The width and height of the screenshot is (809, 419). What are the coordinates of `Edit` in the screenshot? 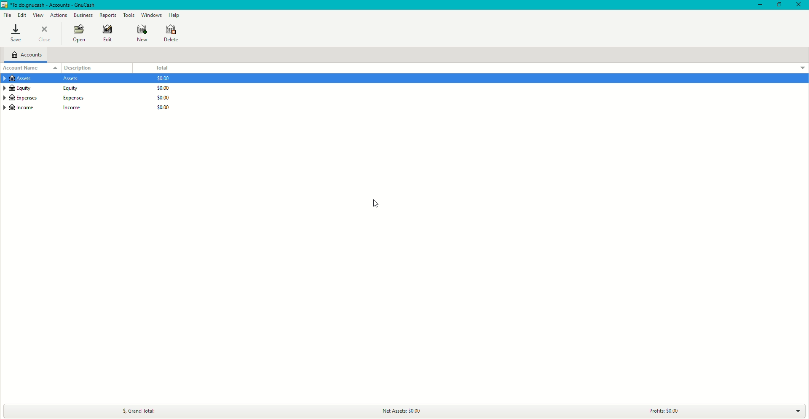 It's located at (22, 15).